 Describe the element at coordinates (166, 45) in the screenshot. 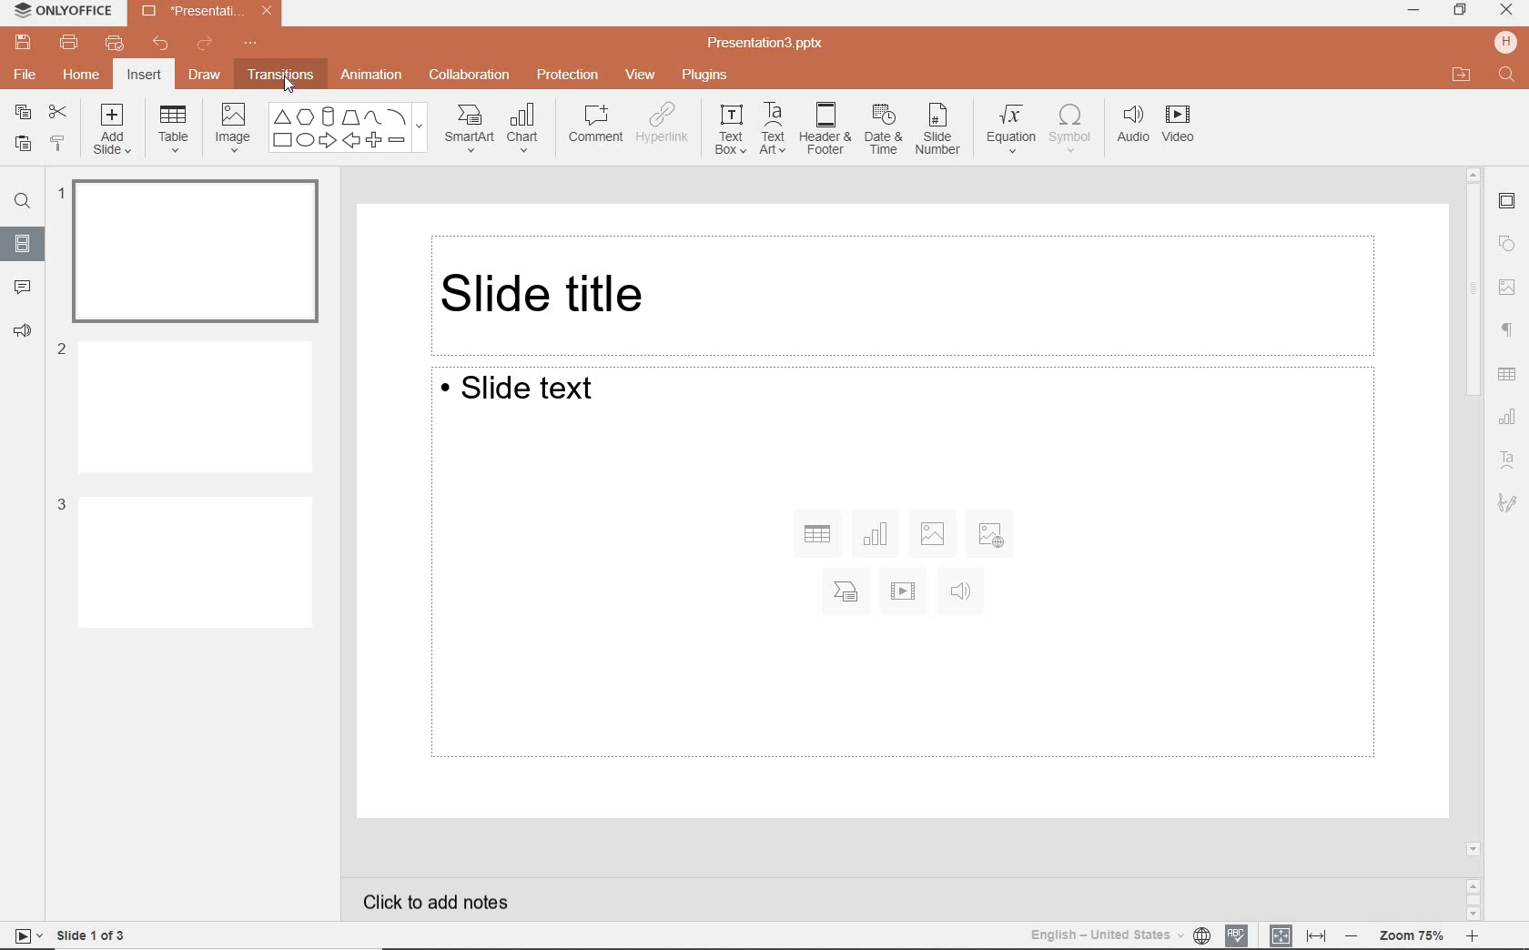

I see `undo` at that location.